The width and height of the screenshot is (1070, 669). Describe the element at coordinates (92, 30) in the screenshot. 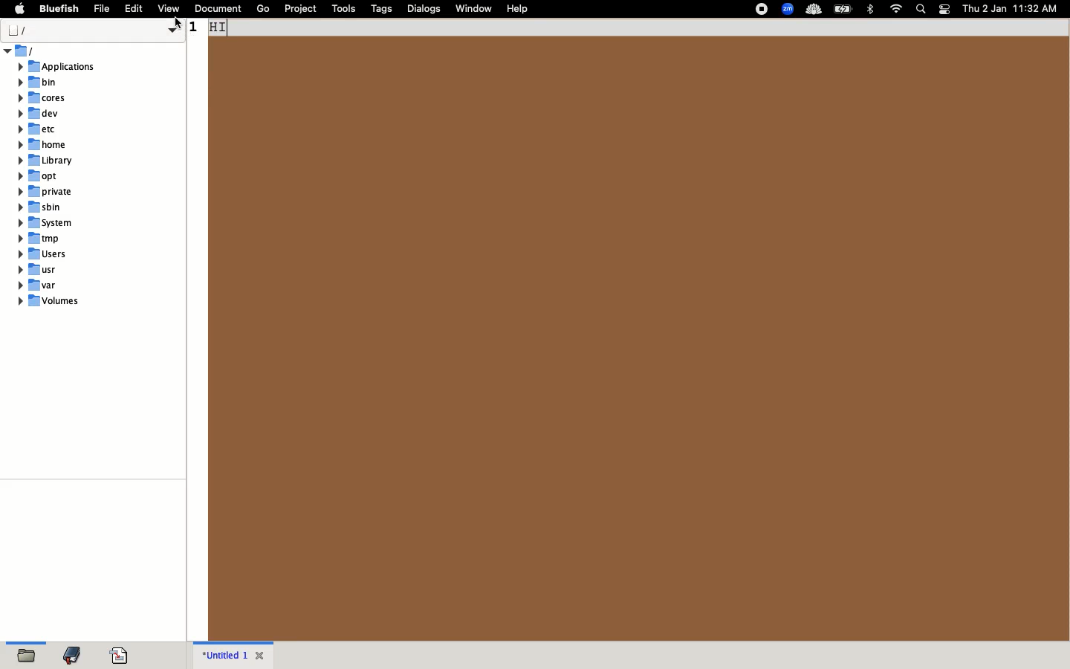

I see `file` at that location.